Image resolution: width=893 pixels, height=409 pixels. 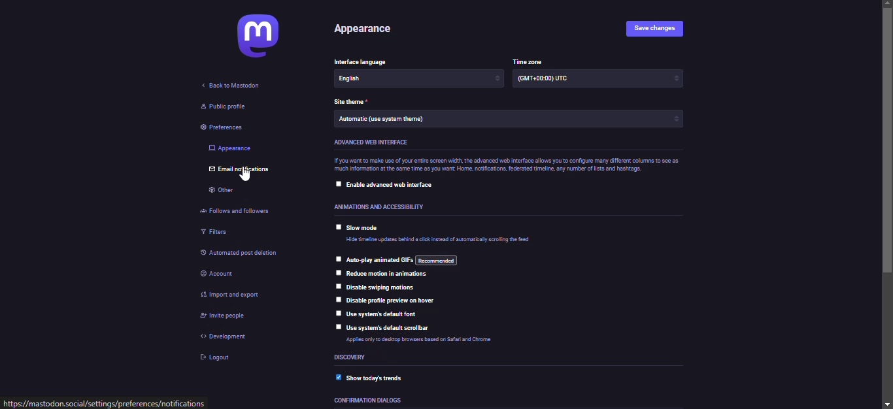 What do you see at coordinates (530, 61) in the screenshot?
I see `time zone` at bounding box center [530, 61].